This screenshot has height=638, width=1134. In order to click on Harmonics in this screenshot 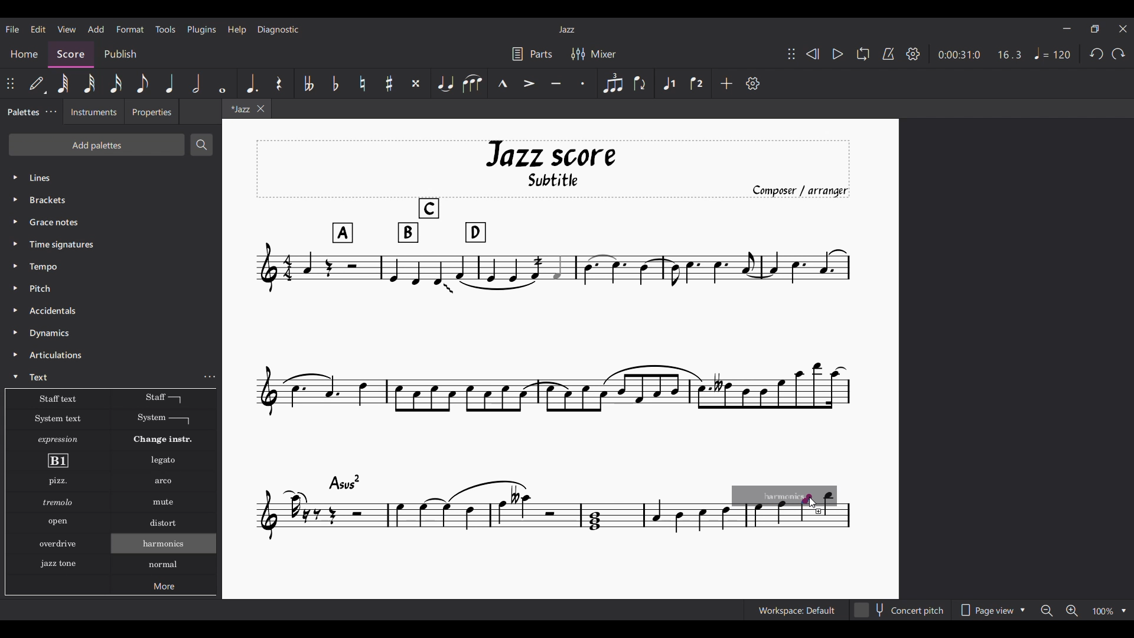, I will do `click(171, 546)`.